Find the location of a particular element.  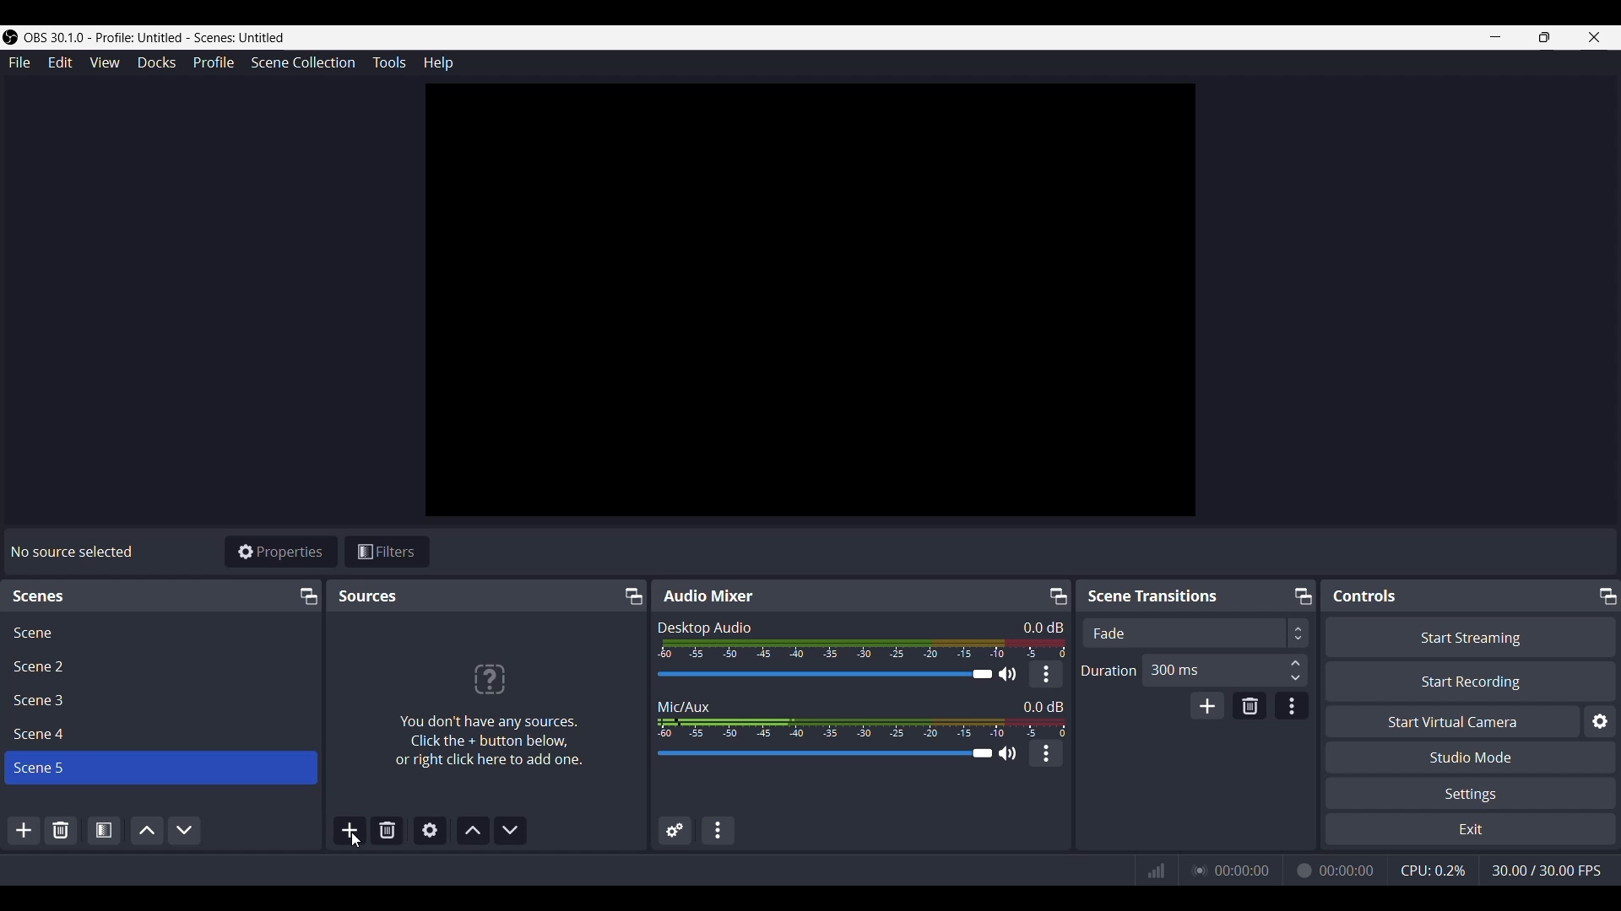

300 ms is located at coordinates (1227, 669).